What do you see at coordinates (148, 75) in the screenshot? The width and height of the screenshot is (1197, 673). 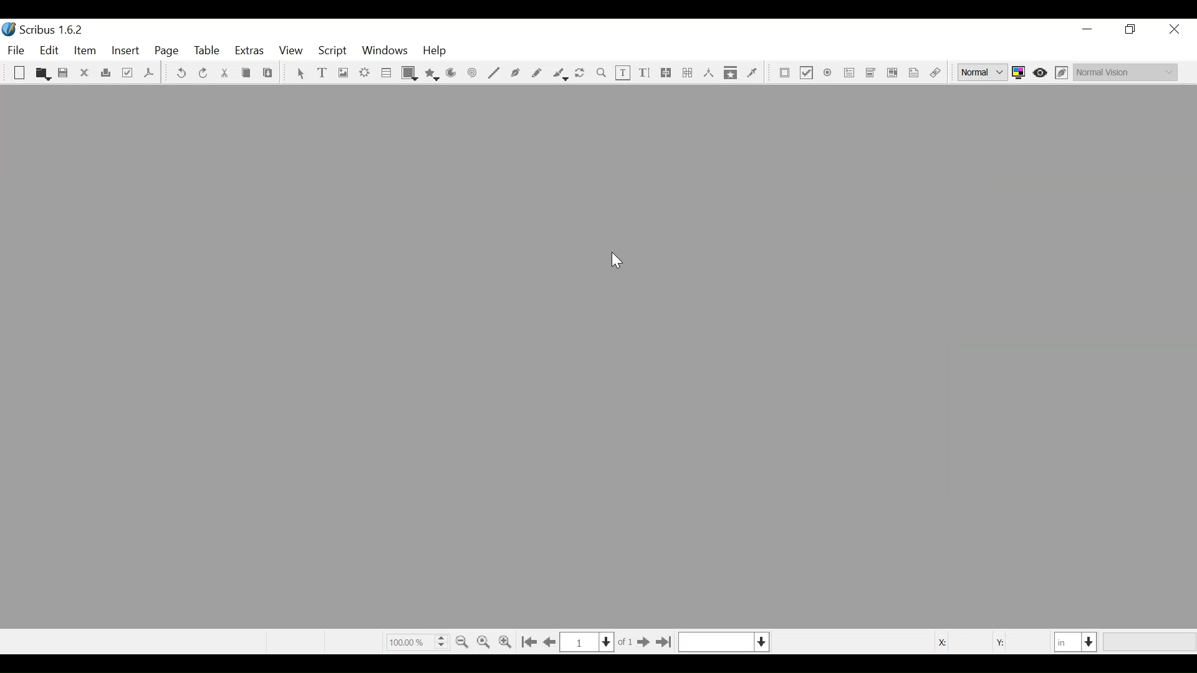 I see `Save as PDF` at bounding box center [148, 75].